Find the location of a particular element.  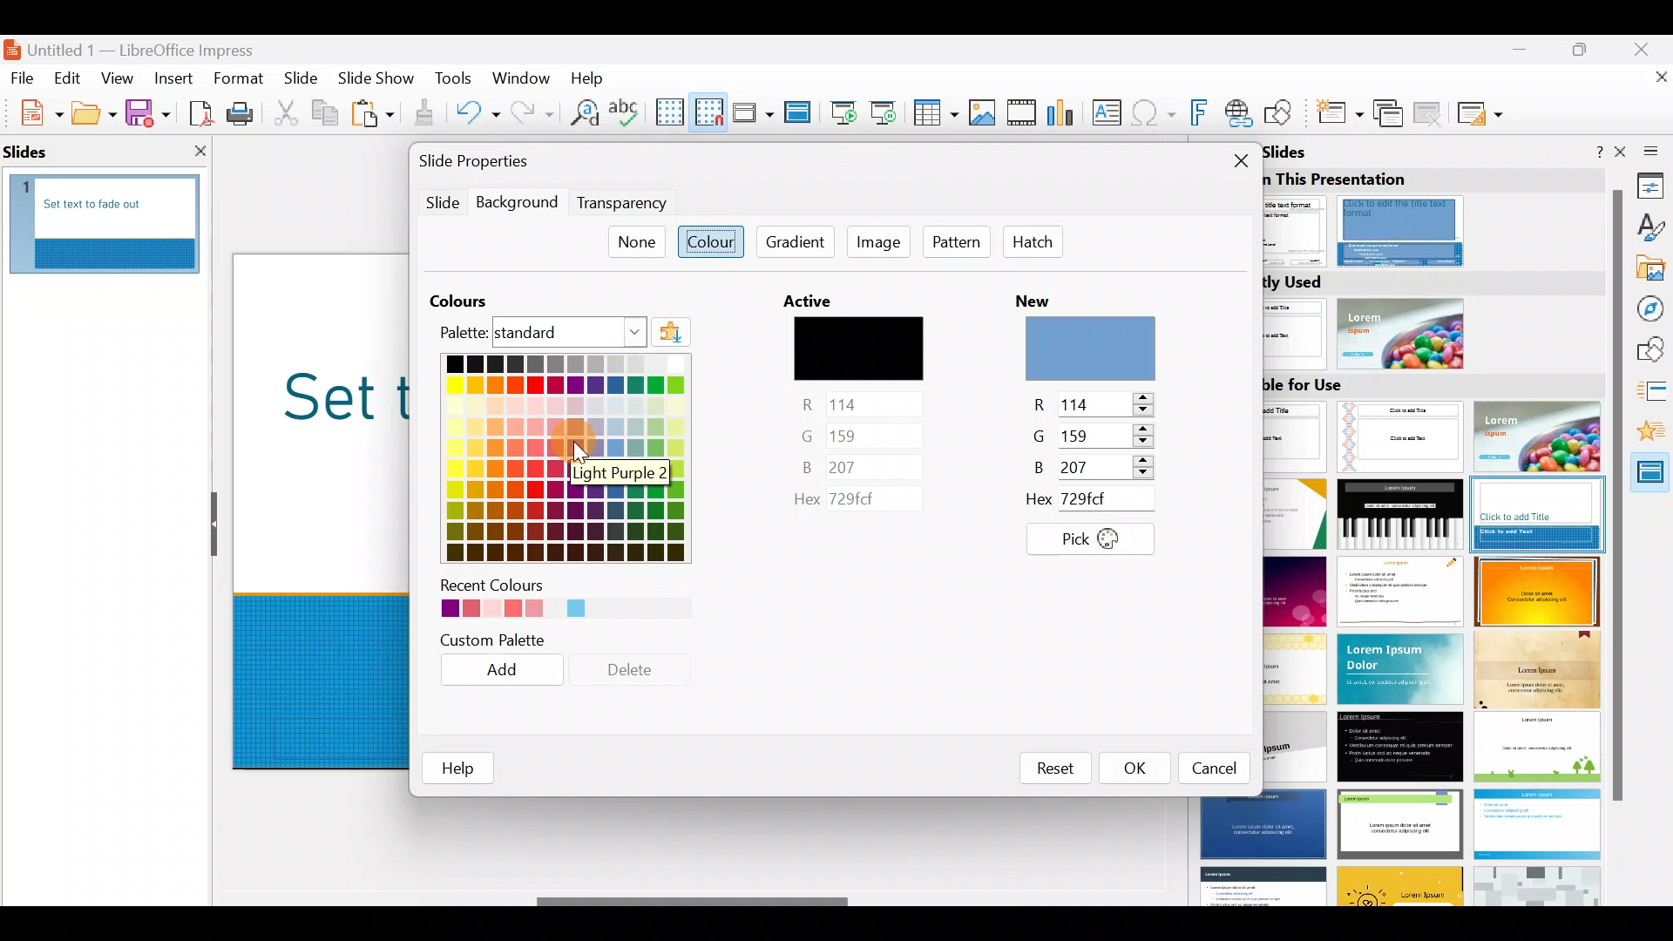

Insert audio or video is located at coordinates (1022, 116).